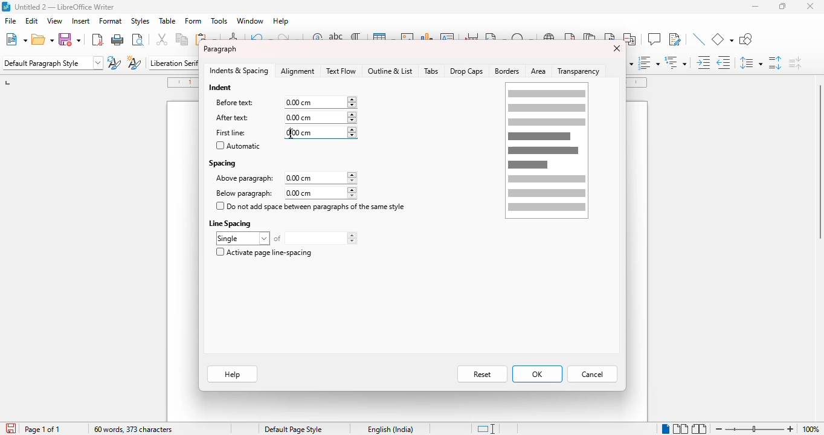 The width and height of the screenshot is (824, 435). Describe the element at coordinates (220, 49) in the screenshot. I see `paragraph` at that location.